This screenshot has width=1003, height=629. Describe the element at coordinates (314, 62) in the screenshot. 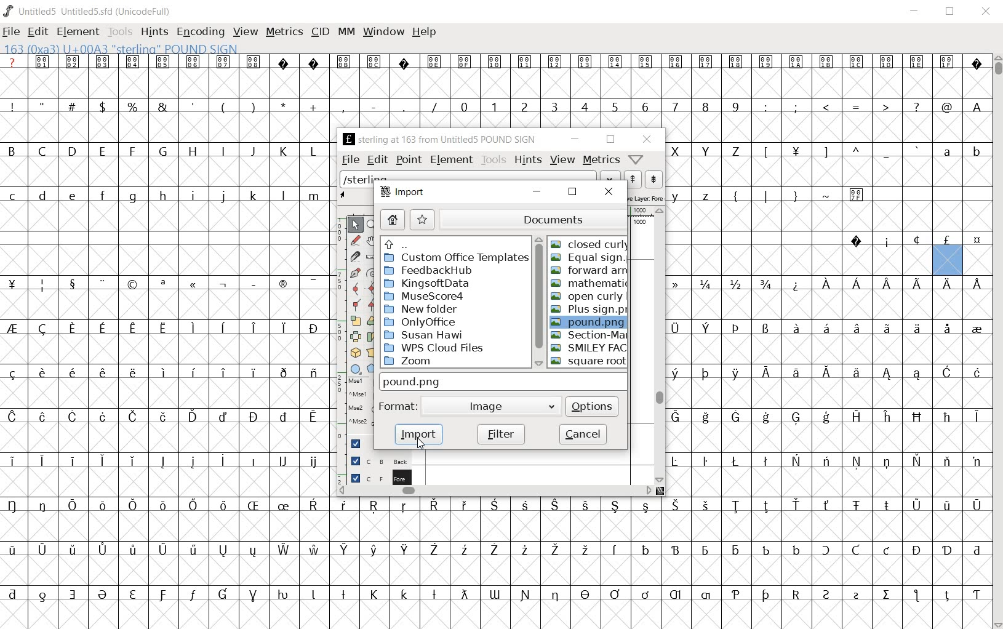

I see `Symbol` at that location.